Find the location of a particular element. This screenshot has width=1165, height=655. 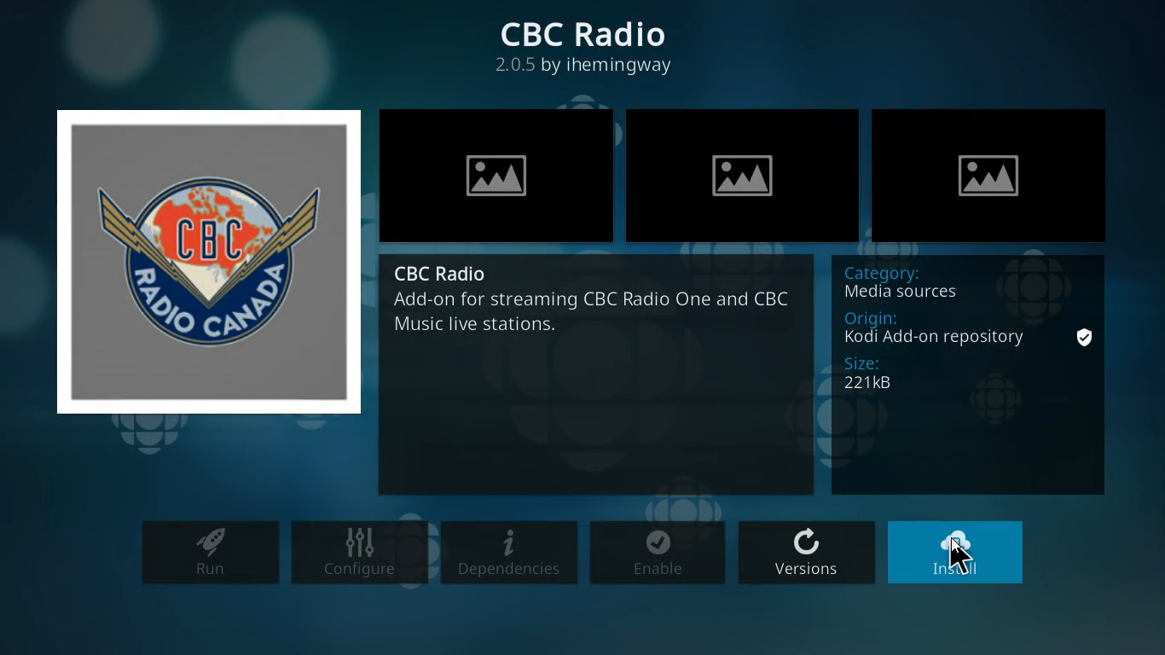

origin is located at coordinates (938, 330).